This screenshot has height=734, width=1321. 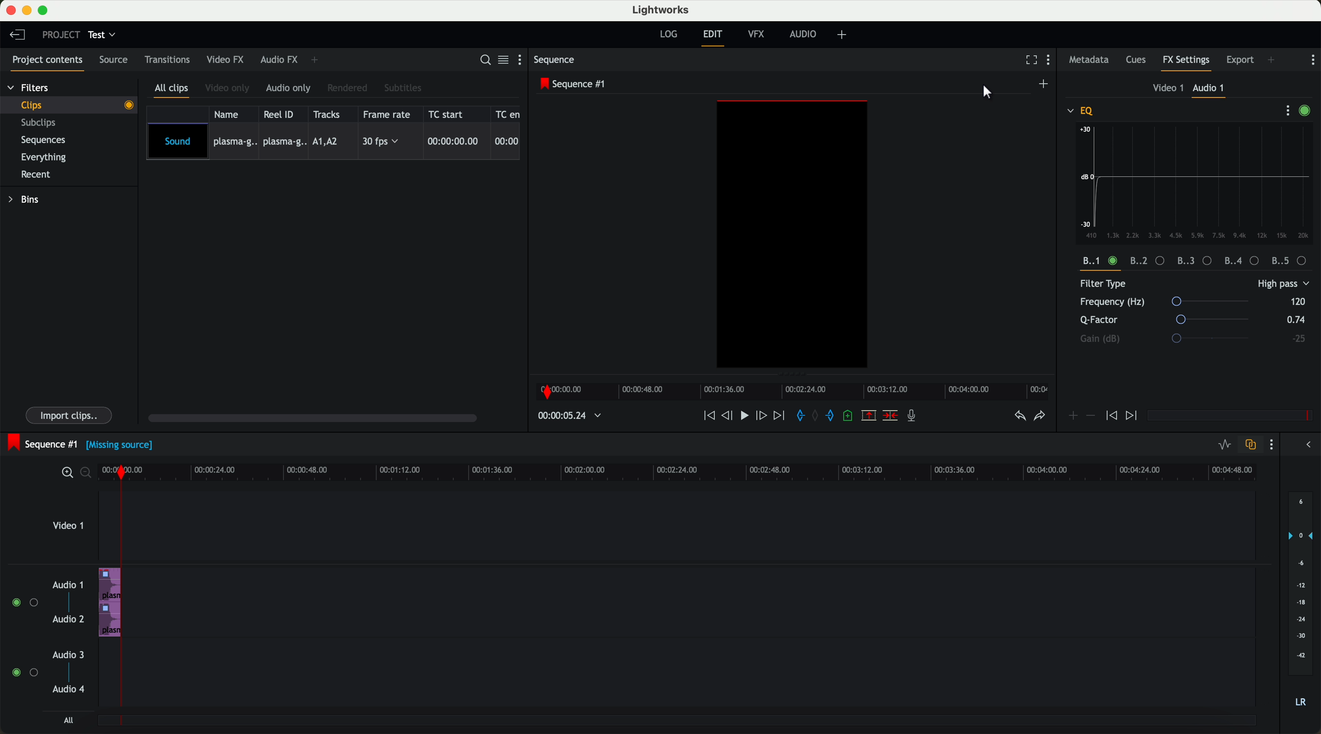 I want to click on redo, so click(x=1038, y=417).